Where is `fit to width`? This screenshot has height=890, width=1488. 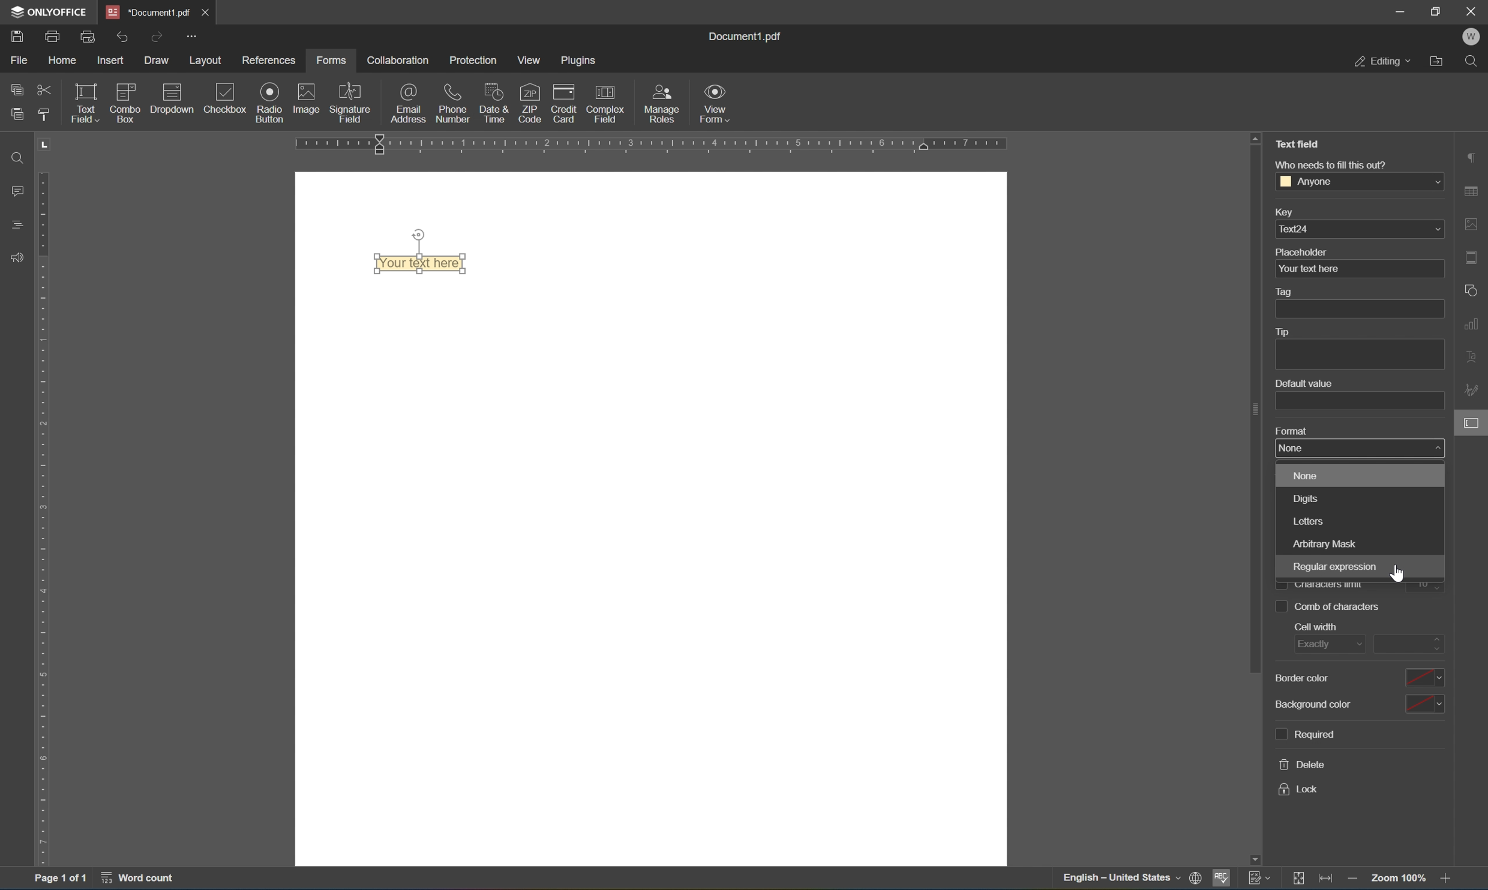
fit to width is located at coordinates (1327, 880).